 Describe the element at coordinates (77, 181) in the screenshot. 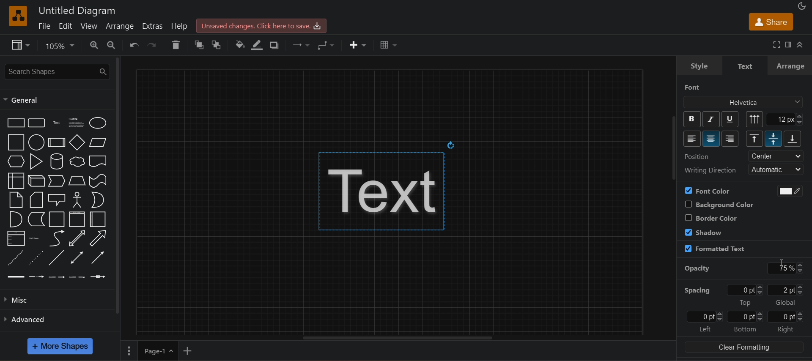

I see `trapezoid` at that location.